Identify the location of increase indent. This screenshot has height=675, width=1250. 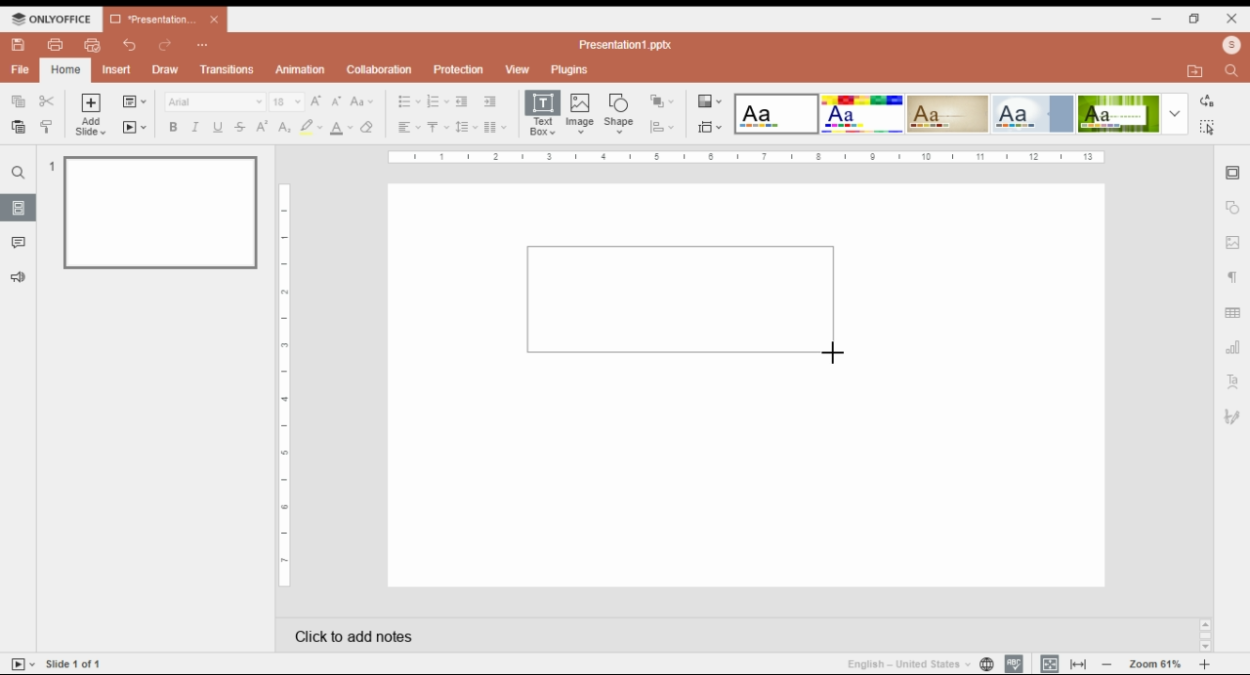
(489, 101).